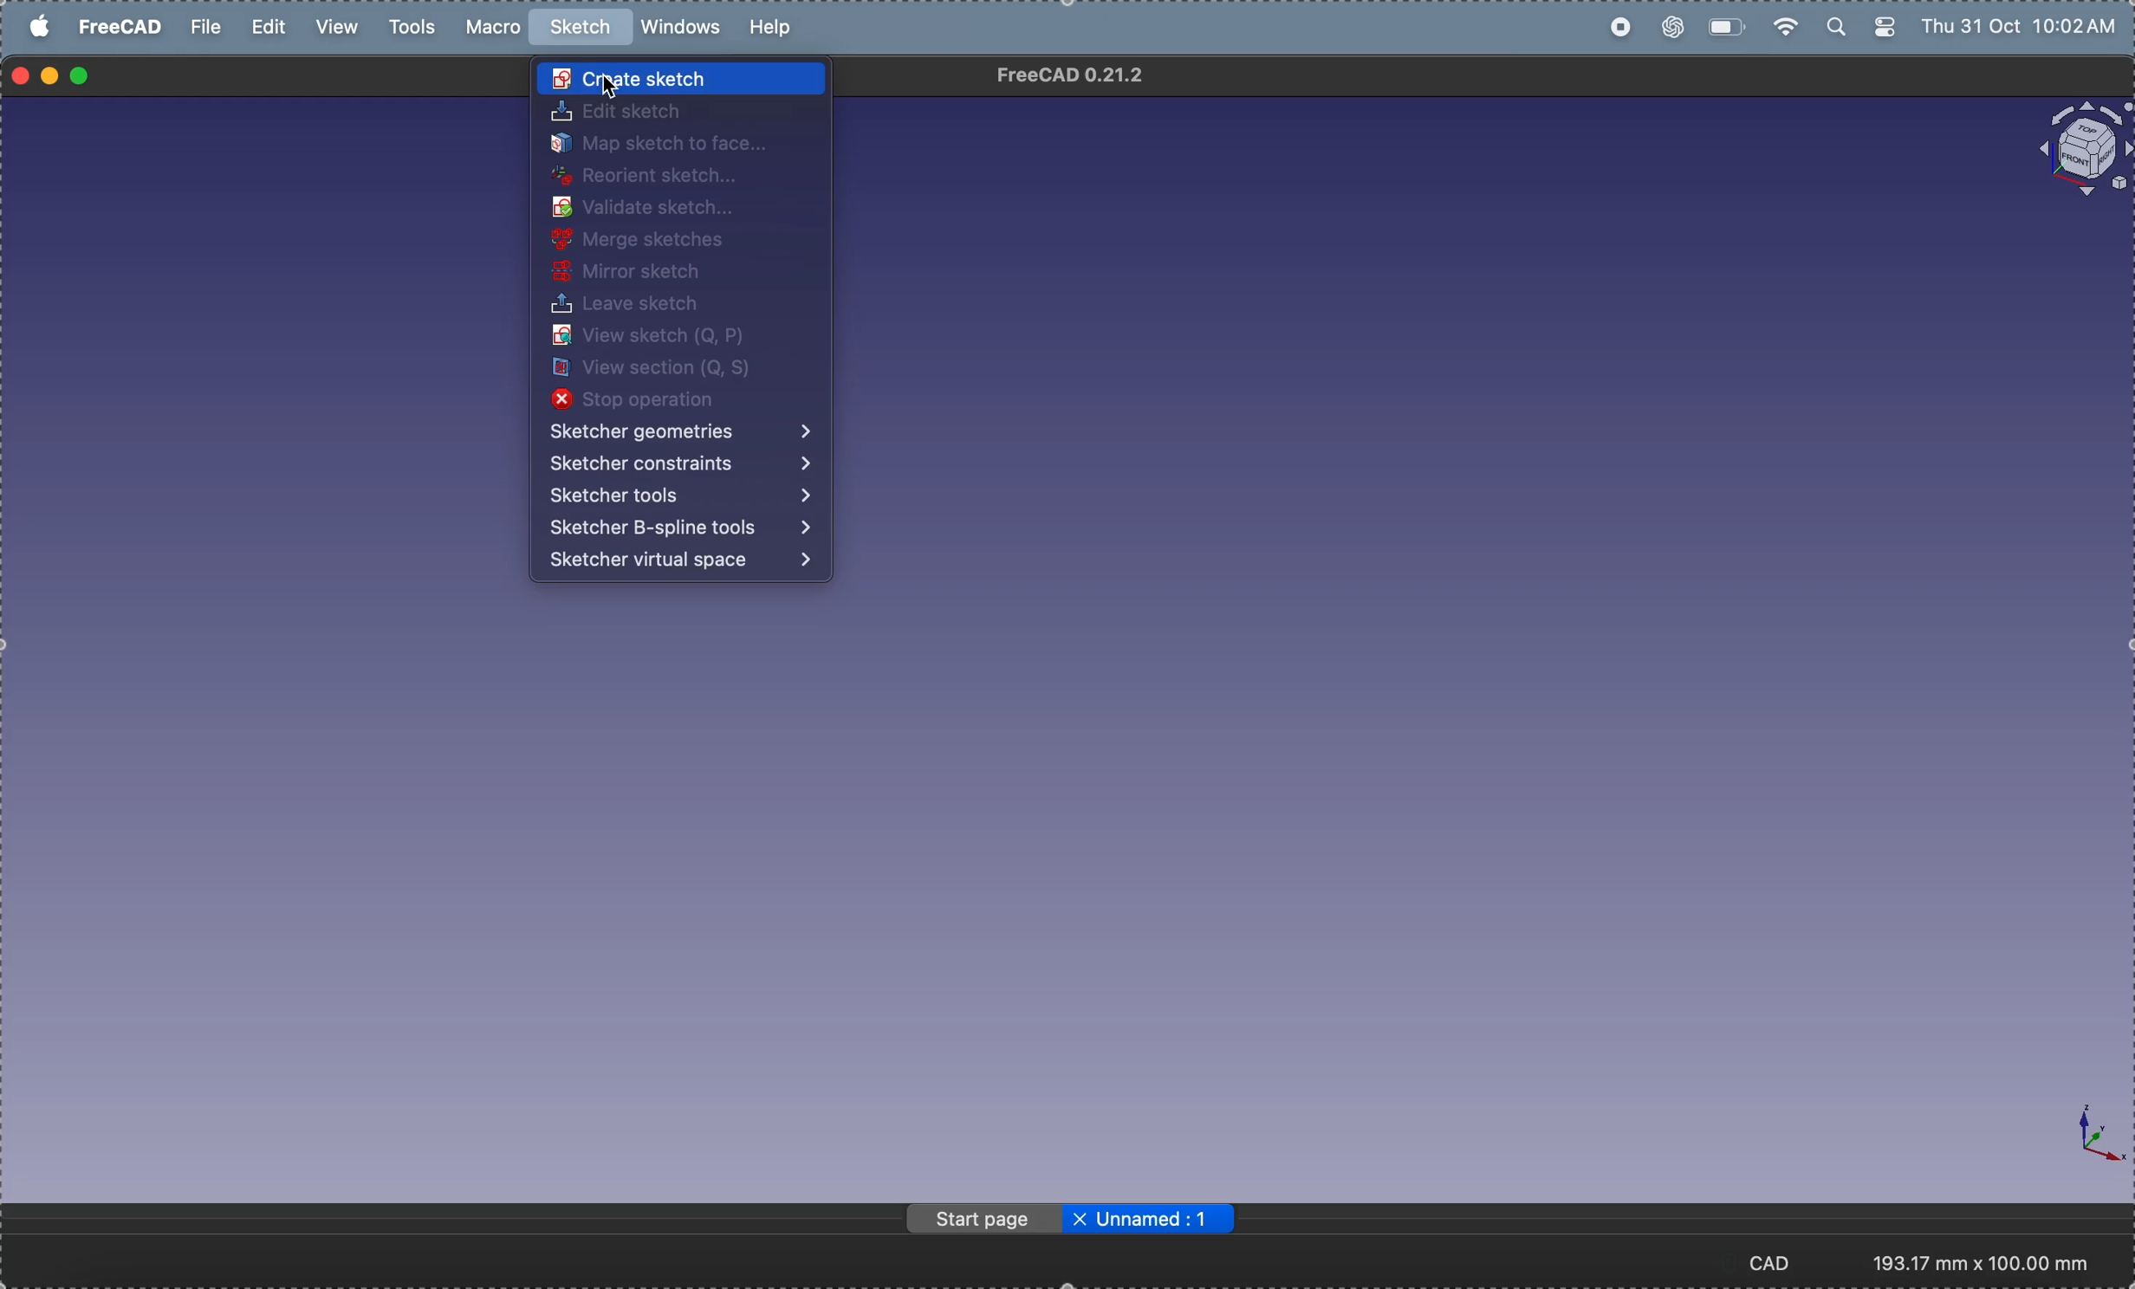 Image resolution: width=2135 pixels, height=1289 pixels. I want to click on free cad, so click(123, 26).